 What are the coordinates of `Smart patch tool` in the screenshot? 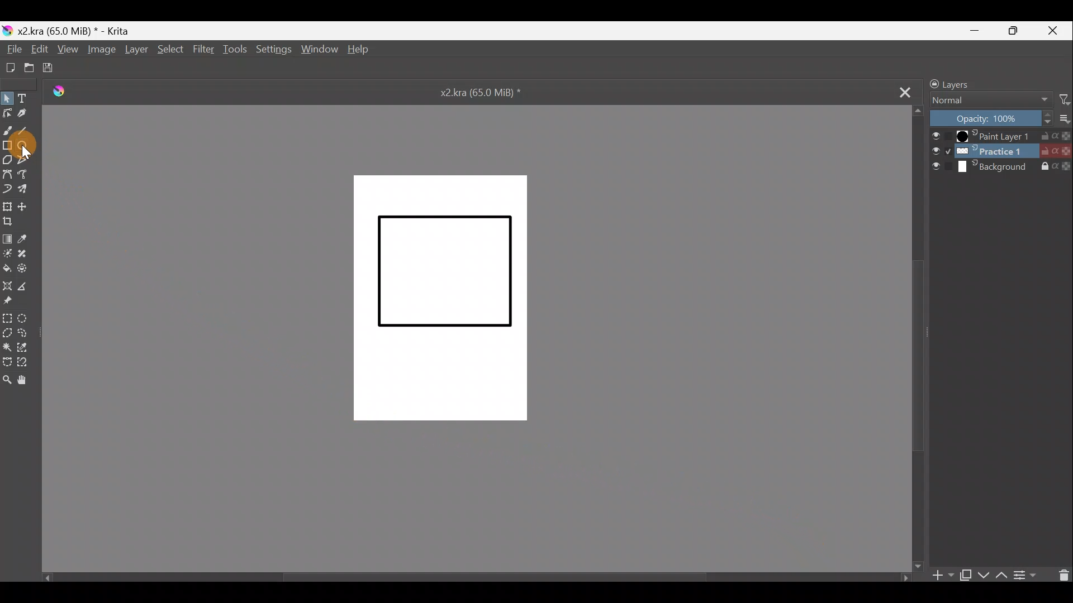 It's located at (26, 253).